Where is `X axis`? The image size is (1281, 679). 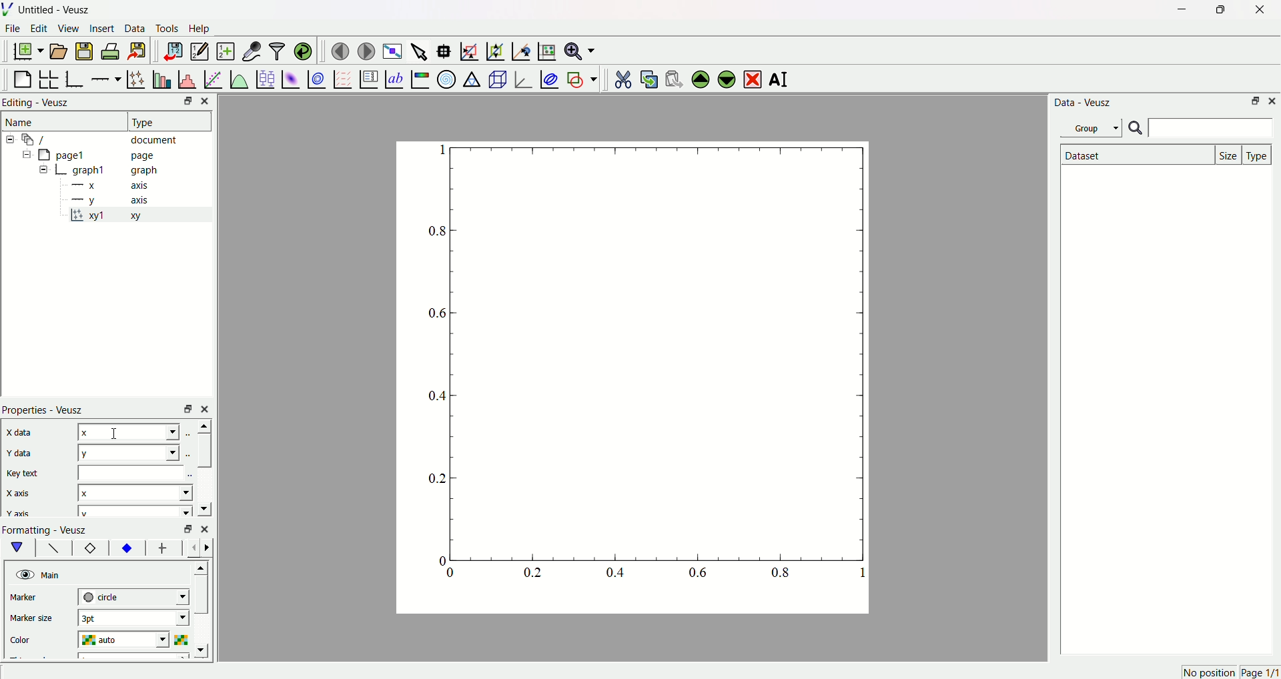 X axis is located at coordinates (23, 494).